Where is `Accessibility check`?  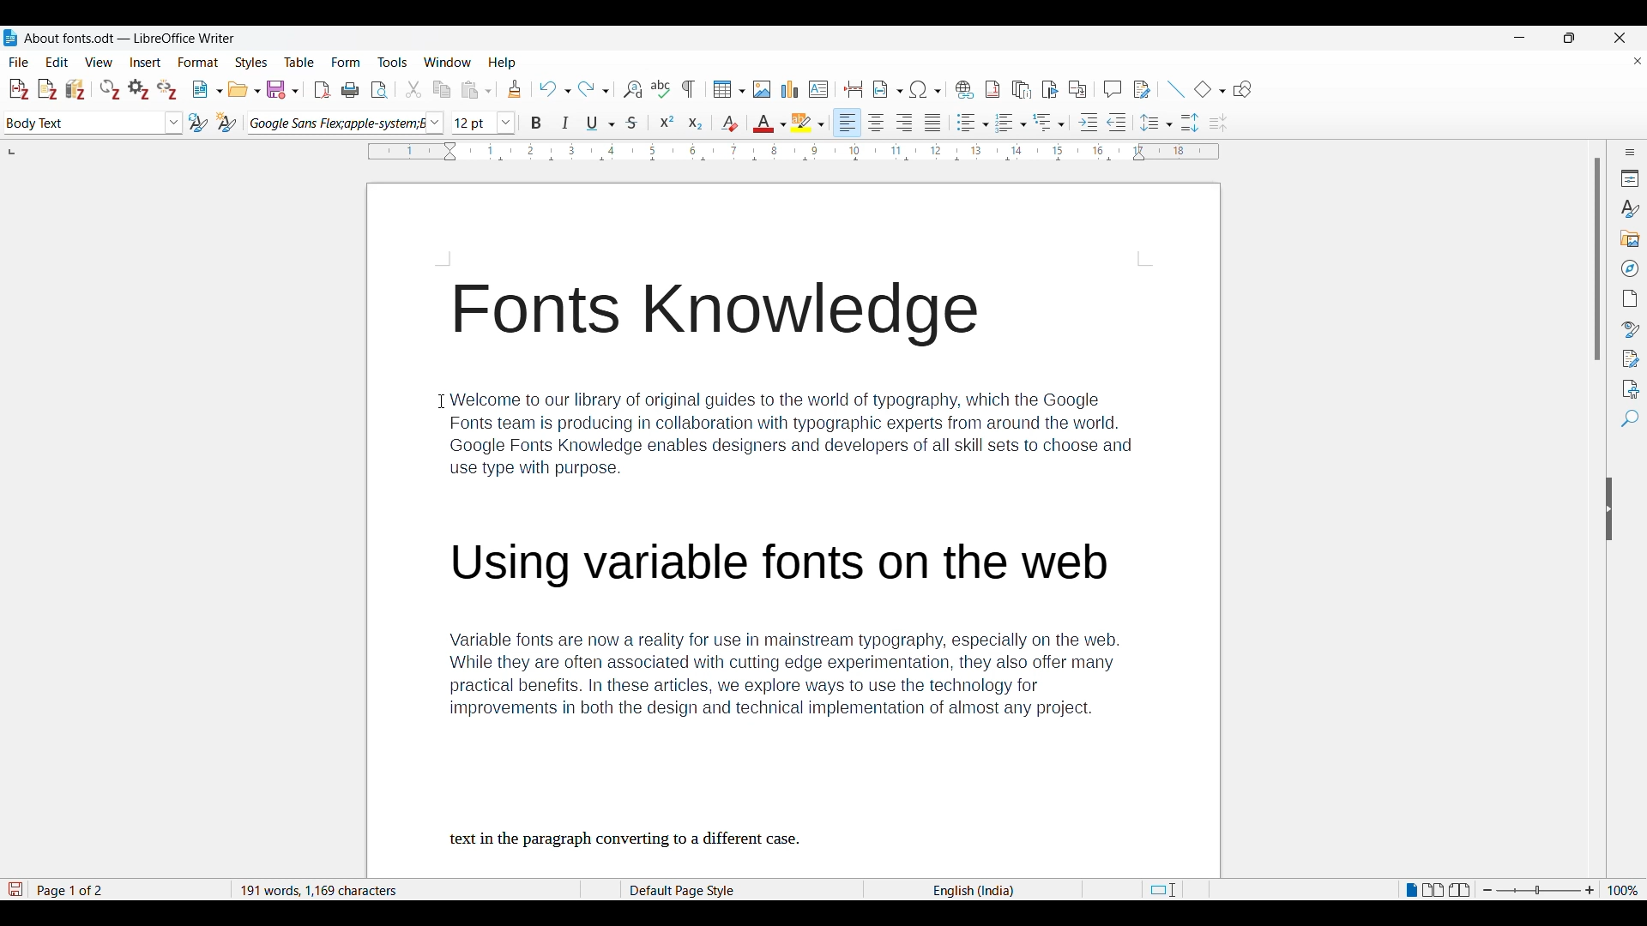 Accessibility check is located at coordinates (1631, 389).